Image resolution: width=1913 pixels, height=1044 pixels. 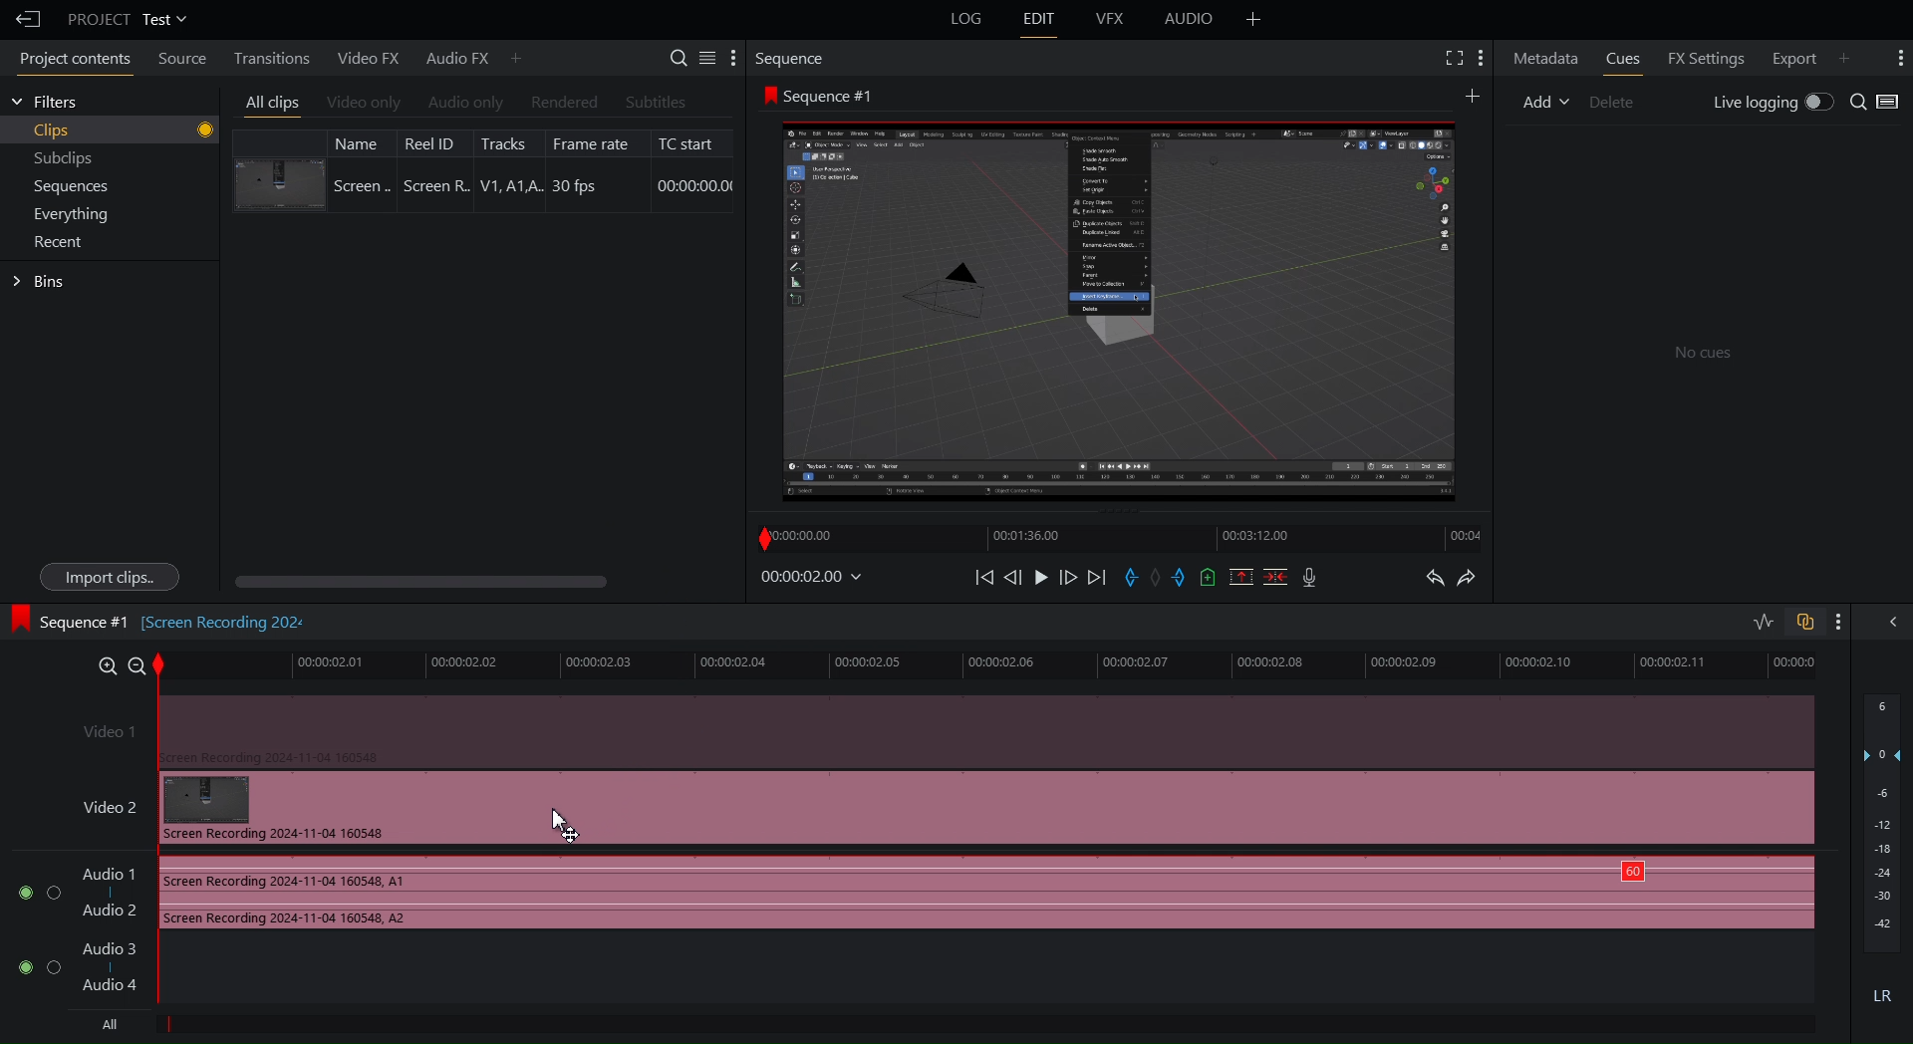 What do you see at coordinates (1897, 58) in the screenshot?
I see `More` at bounding box center [1897, 58].